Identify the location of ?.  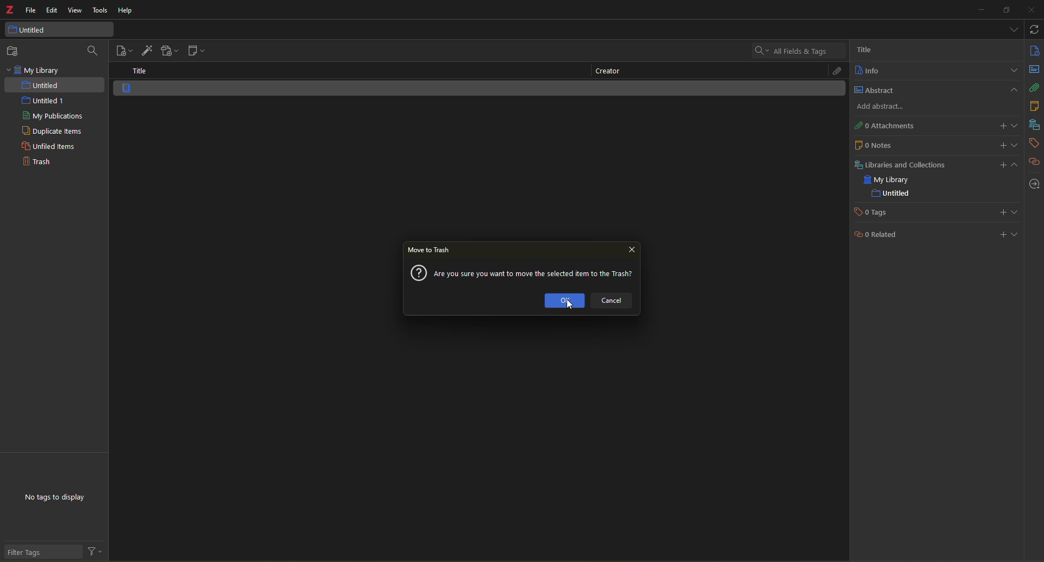
(419, 274).